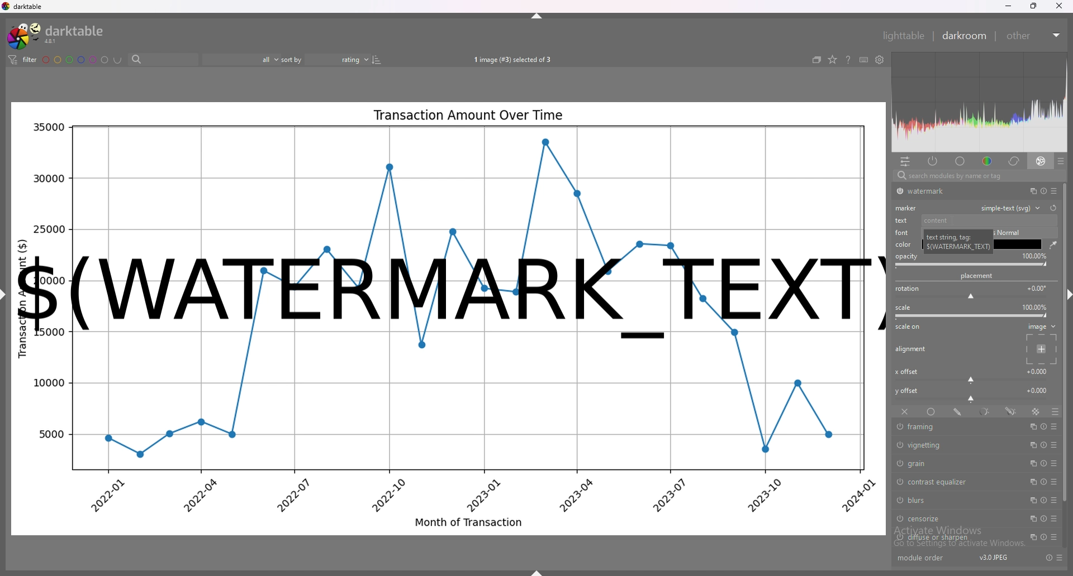 Image resolution: width=1073 pixels, height=576 pixels. I want to click on reset, so click(1041, 536).